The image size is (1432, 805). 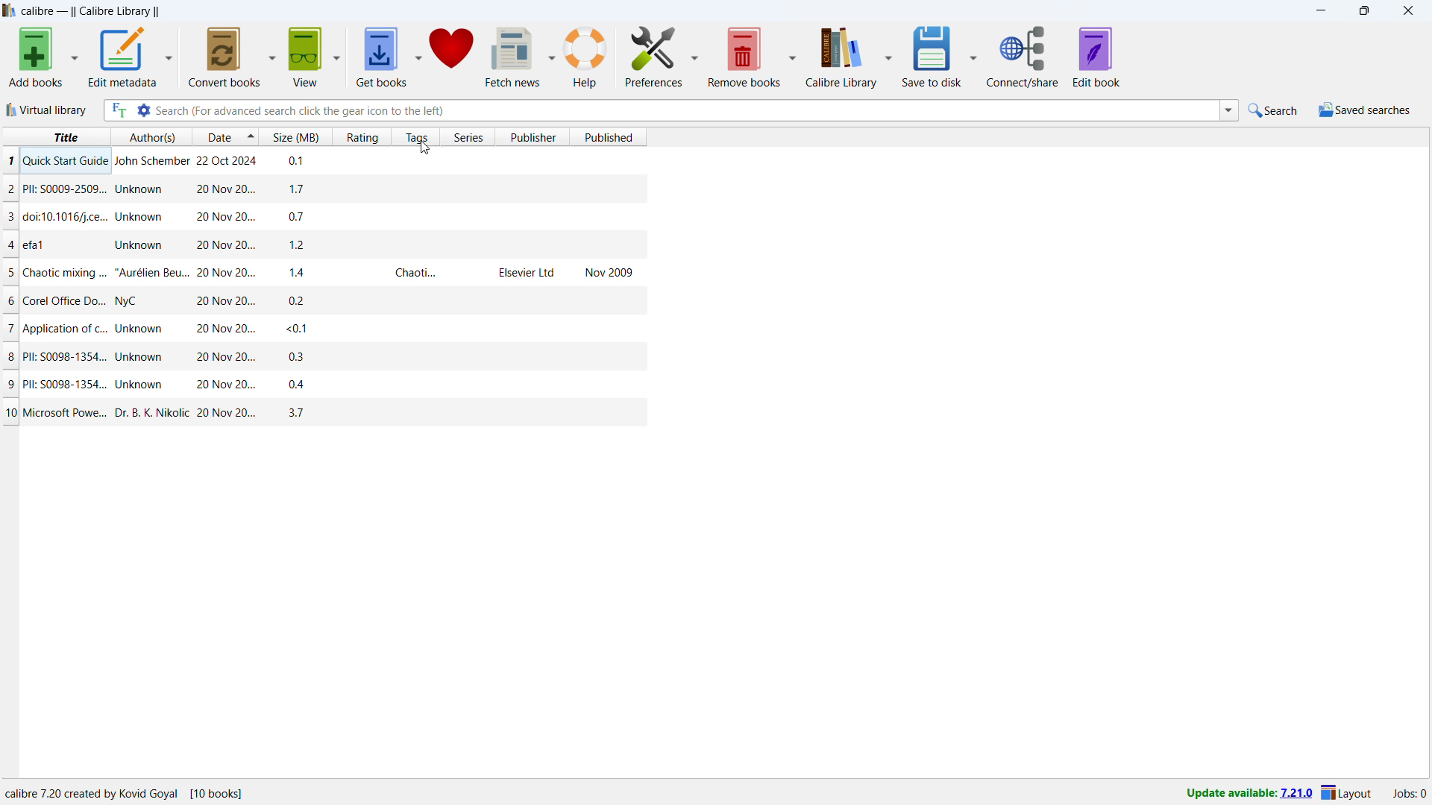 What do you see at coordinates (744, 56) in the screenshot?
I see `` at bounding box center [744, 56].